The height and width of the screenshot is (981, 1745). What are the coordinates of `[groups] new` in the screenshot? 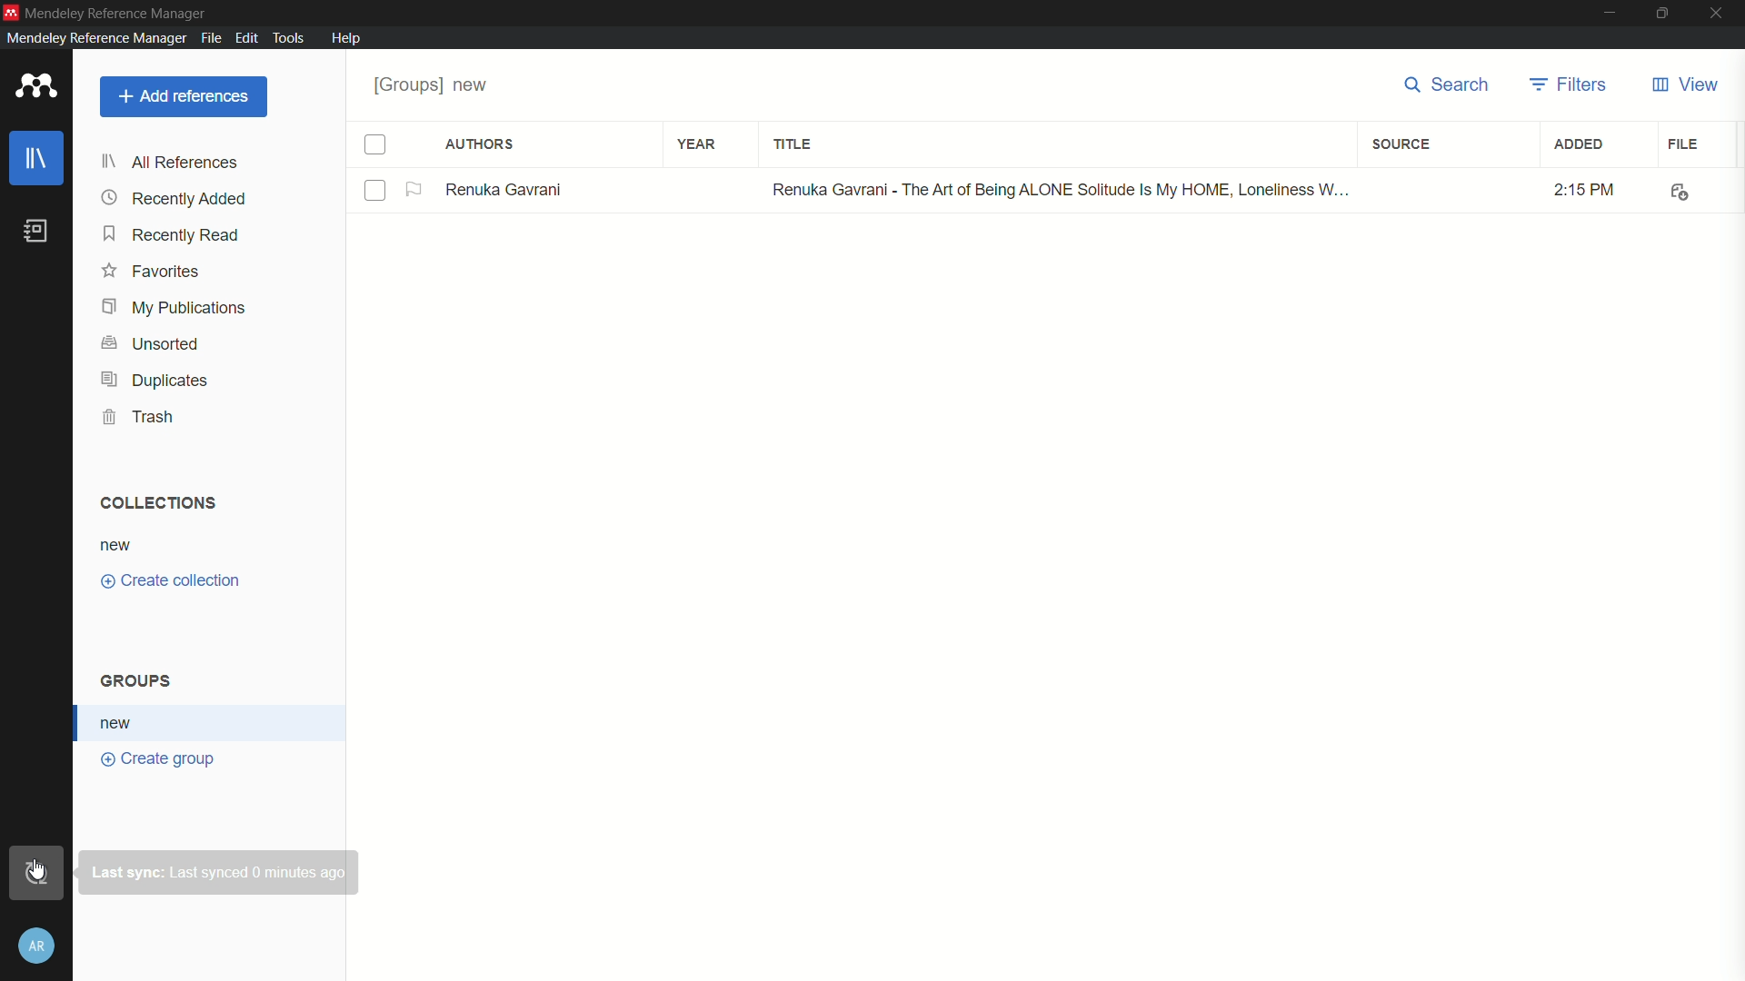 It's located at (436, 84).